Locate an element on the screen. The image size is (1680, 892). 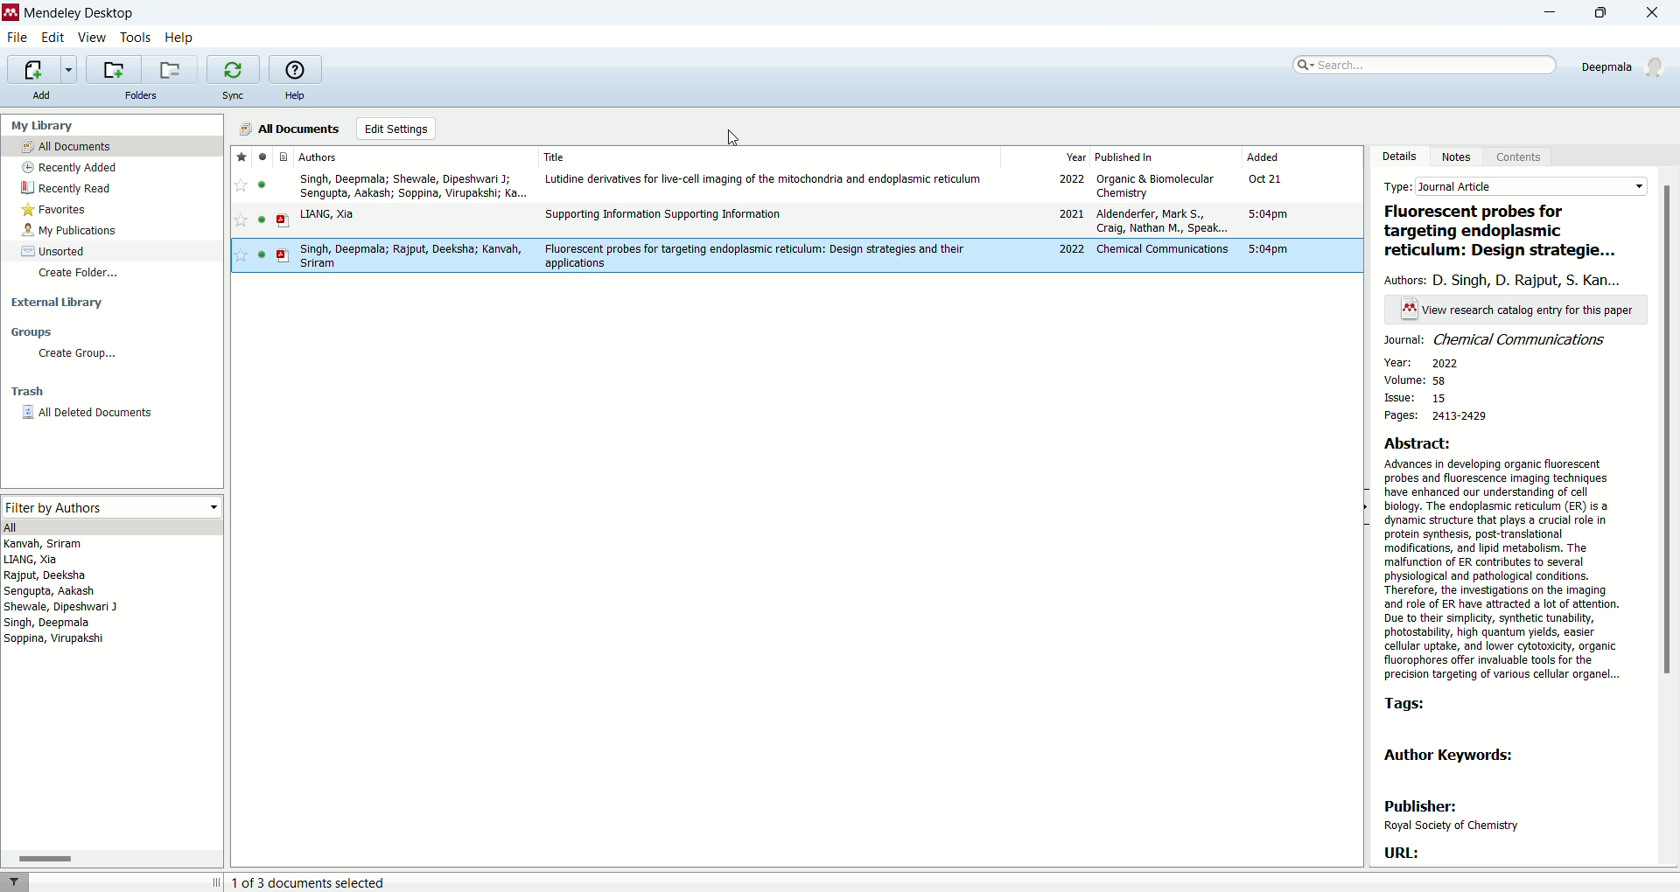
edit is located at coordinates (54, 38).